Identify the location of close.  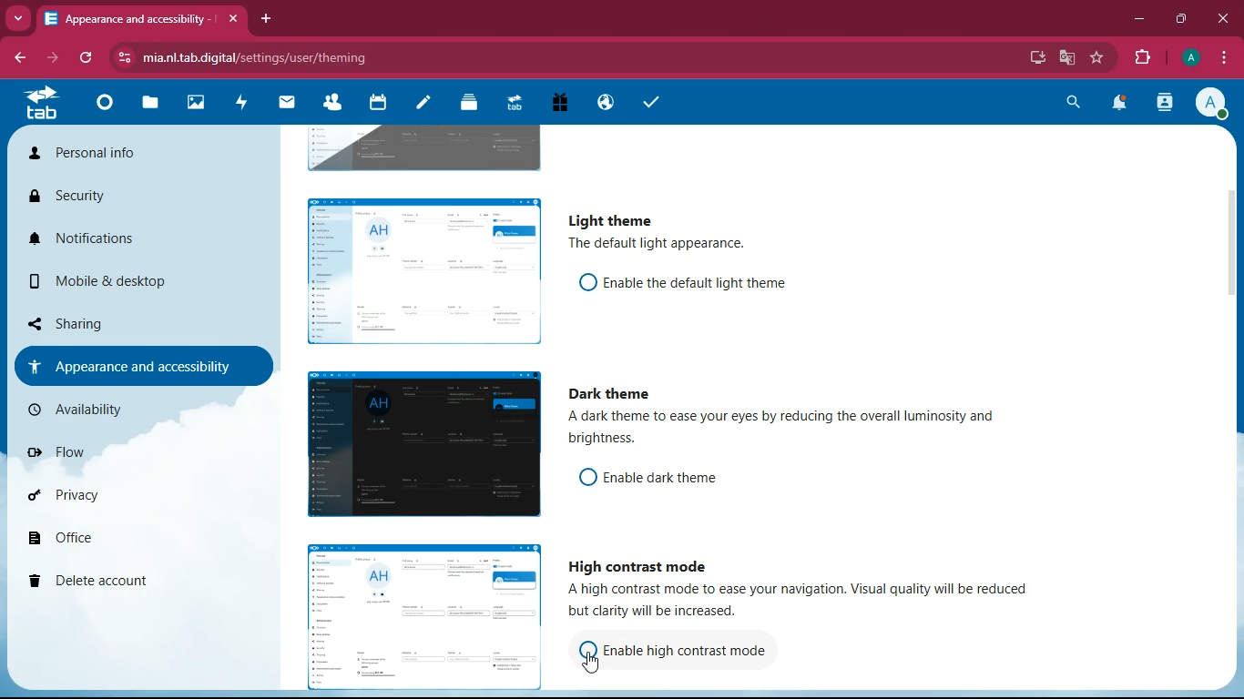
(229, 15).